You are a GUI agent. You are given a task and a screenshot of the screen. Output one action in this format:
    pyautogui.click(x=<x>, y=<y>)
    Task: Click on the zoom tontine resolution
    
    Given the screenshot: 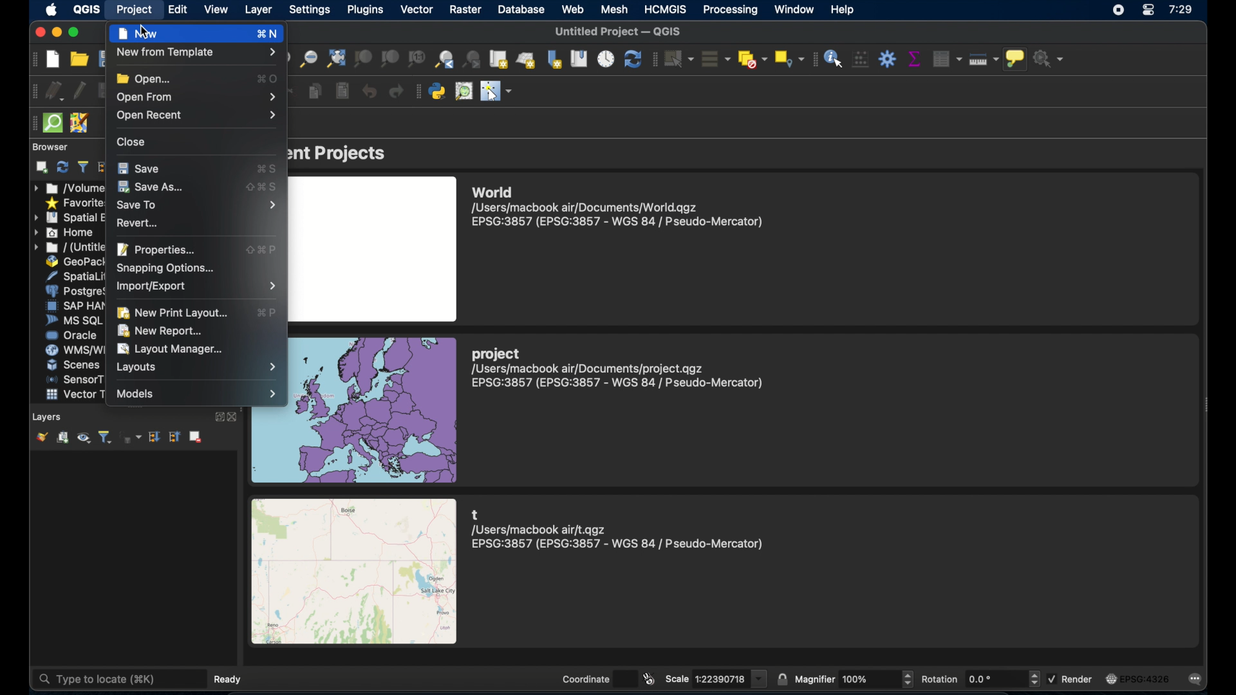 What is the action you would take?
    pyautogui.click(x=416, y=59)
    